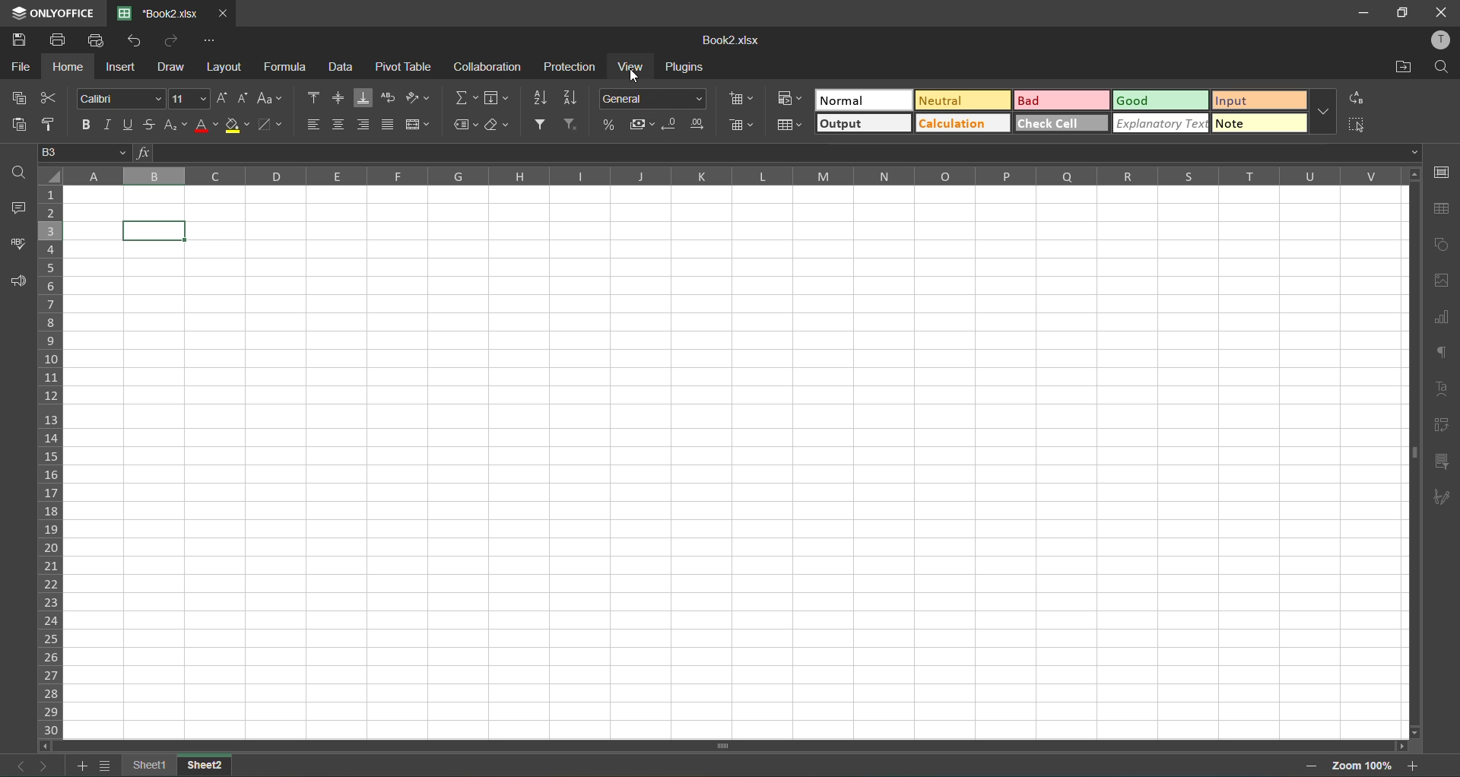 This screenshot has width=1460, height=777. I want to click on feedback, so click(14, 283).